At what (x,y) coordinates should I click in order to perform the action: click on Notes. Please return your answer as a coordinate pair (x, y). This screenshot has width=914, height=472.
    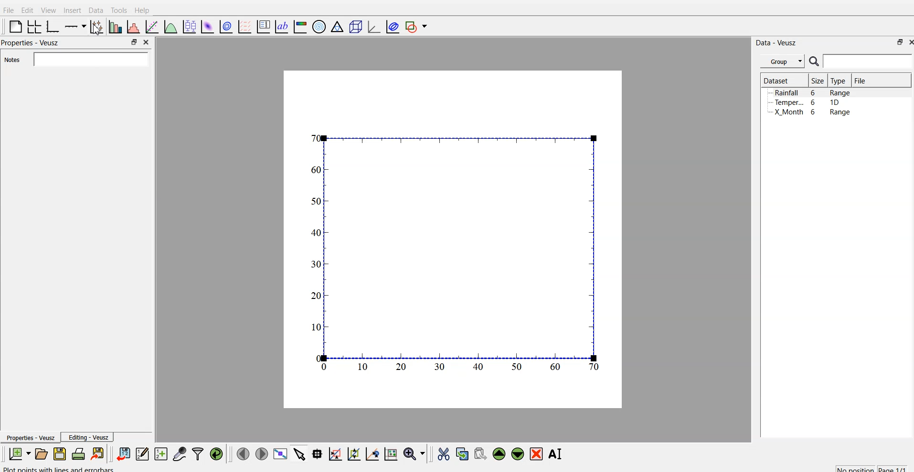
    Looking at the image, I should click on (11, 60).